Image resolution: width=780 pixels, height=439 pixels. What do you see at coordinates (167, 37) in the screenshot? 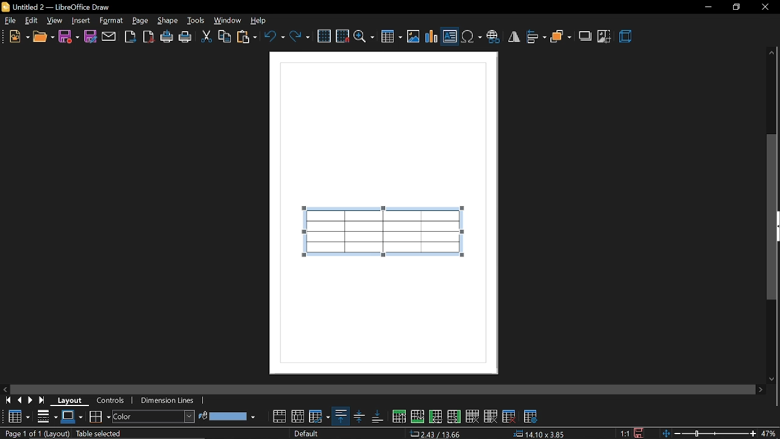
I see `print directly` at bounding box center [167, 37].